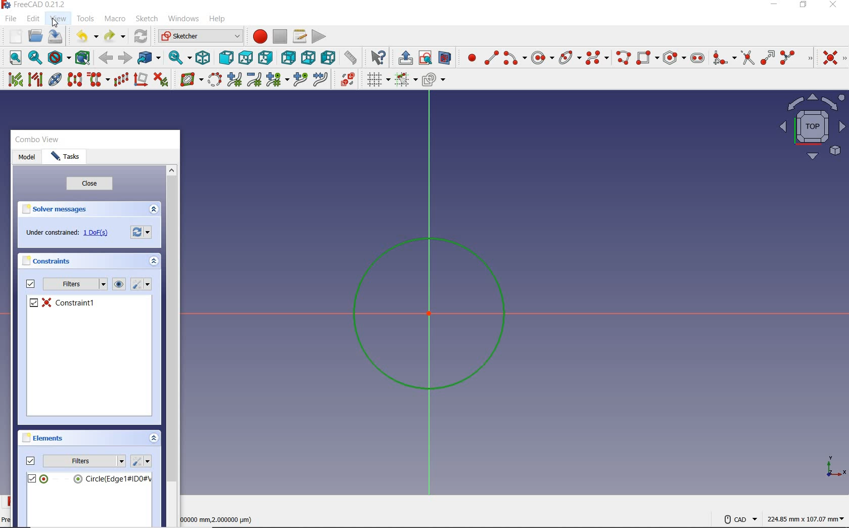 This screenshot has height=528, width=849. Describe the element at coordinates (350, 59) in the screenshot. I see `measurement` at that location.